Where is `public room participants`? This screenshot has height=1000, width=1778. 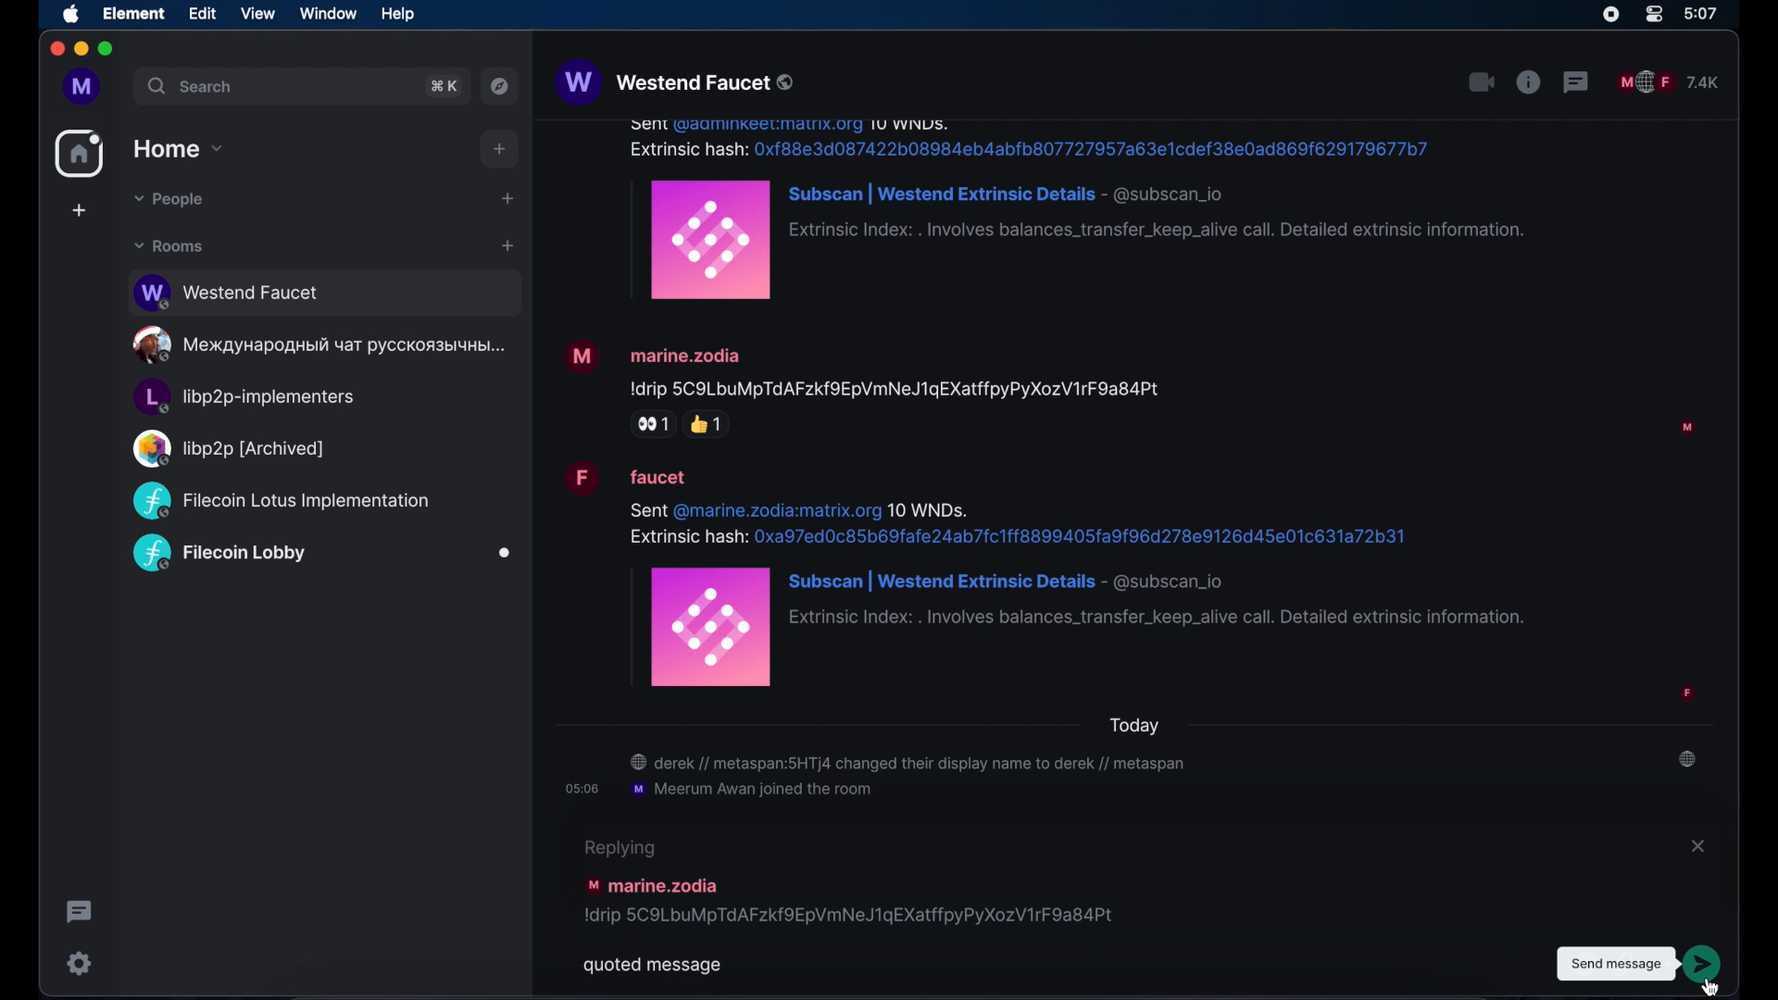 public room participants is located at coordinates (1669, 82).